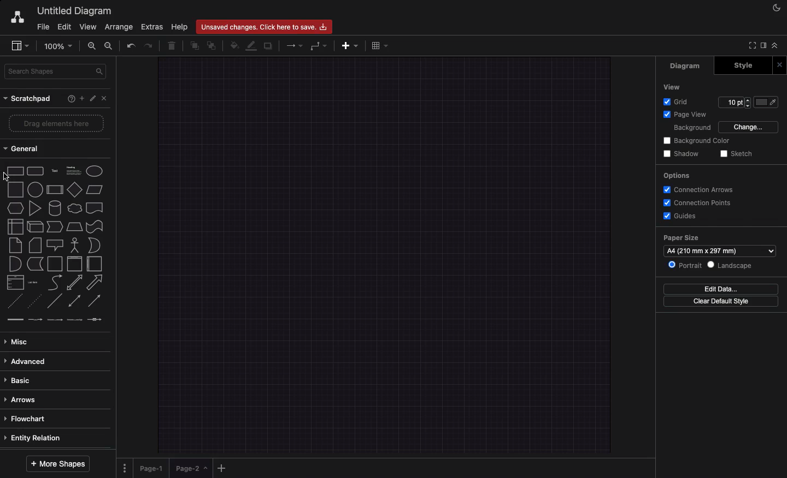 Image resolution: width=787 pixels, height=478 pixels. I want to click on internal storage, so click(14, 226).